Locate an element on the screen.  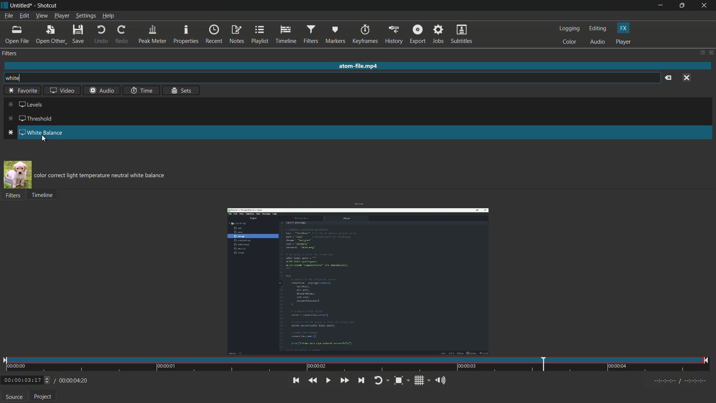
save is located at coordinates (78, 33).